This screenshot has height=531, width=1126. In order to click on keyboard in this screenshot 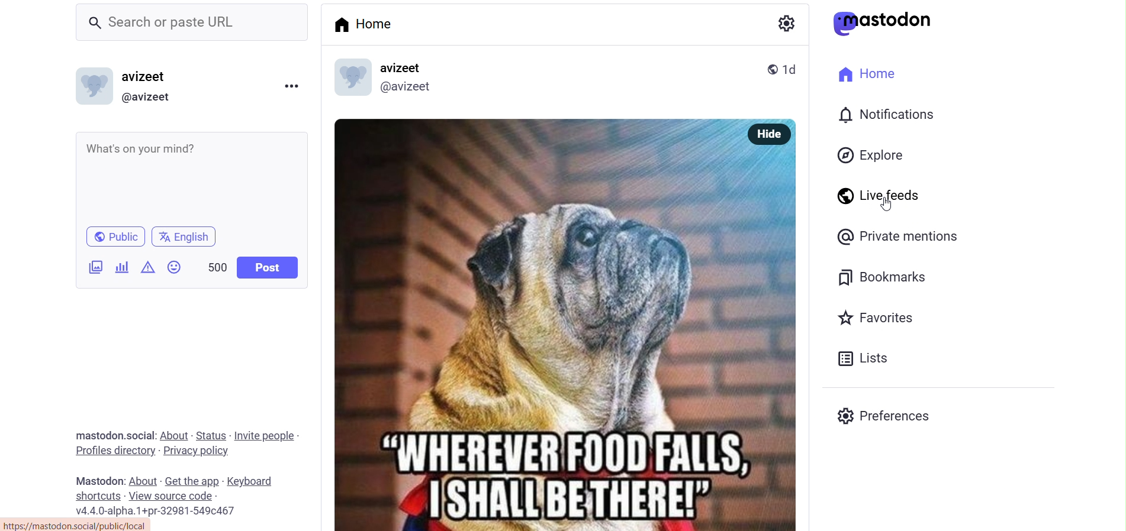, I will do `click(251, 481)`.